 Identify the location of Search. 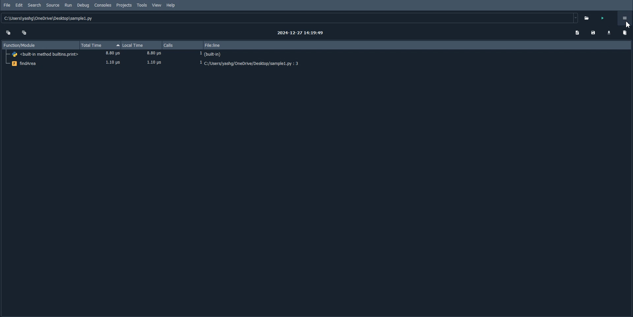
(34, 5).